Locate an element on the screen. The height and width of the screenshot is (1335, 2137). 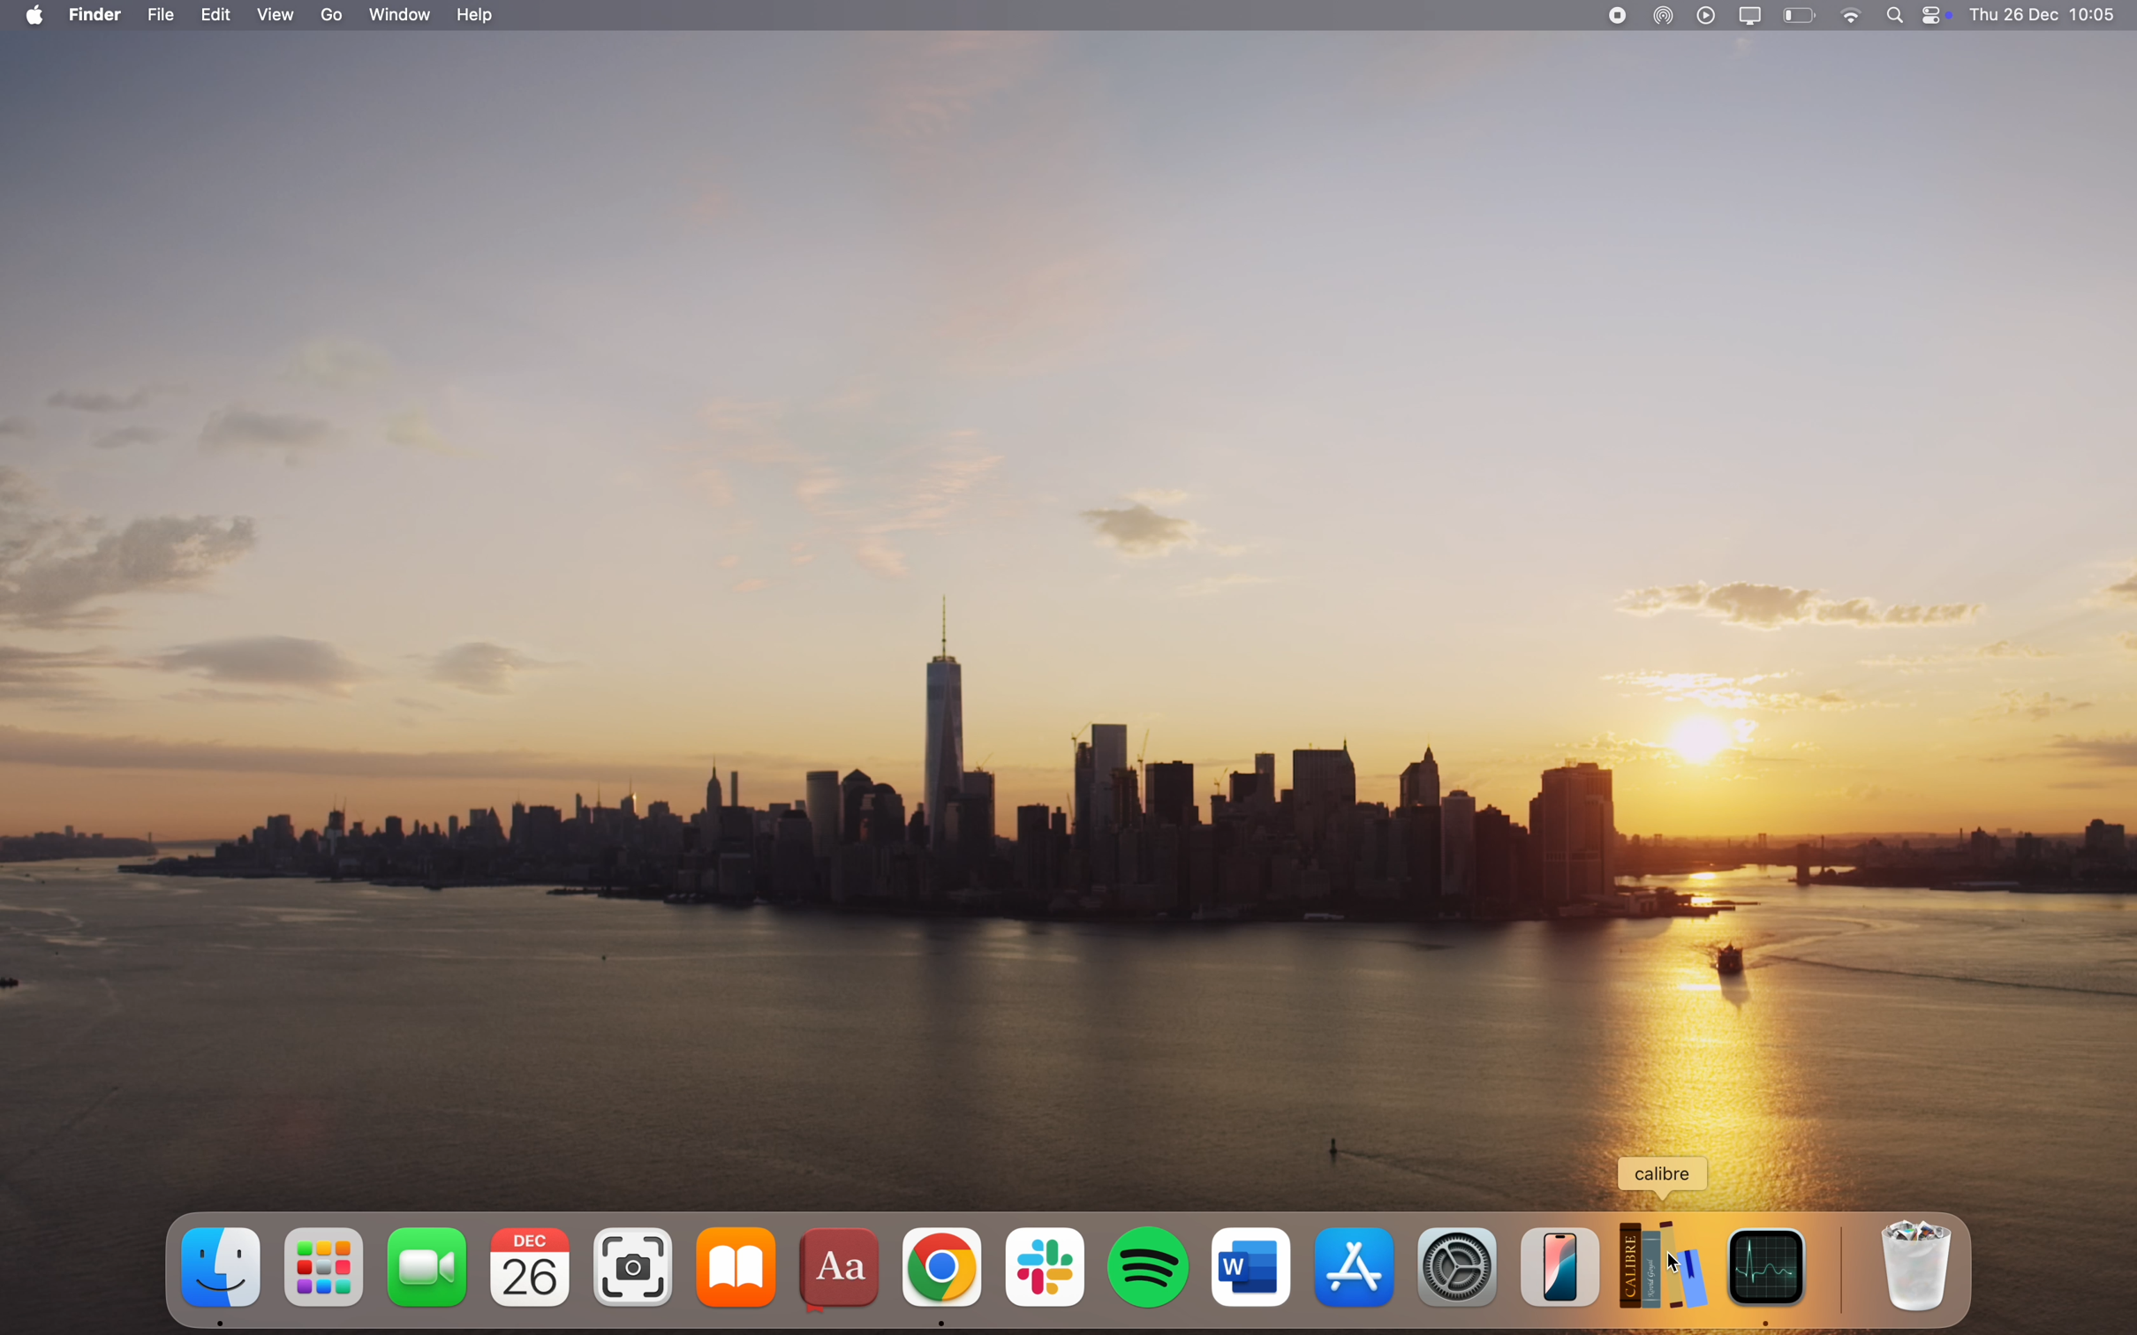
edit is located at coordinates (215, 14).